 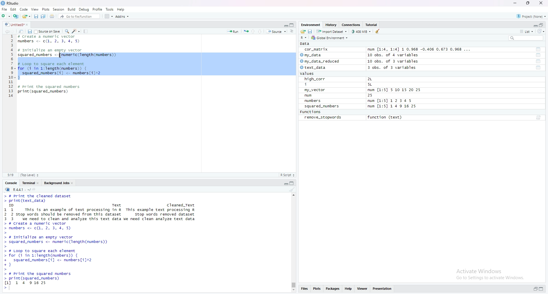 I want to click on R Script, so click(x=287, y=175).